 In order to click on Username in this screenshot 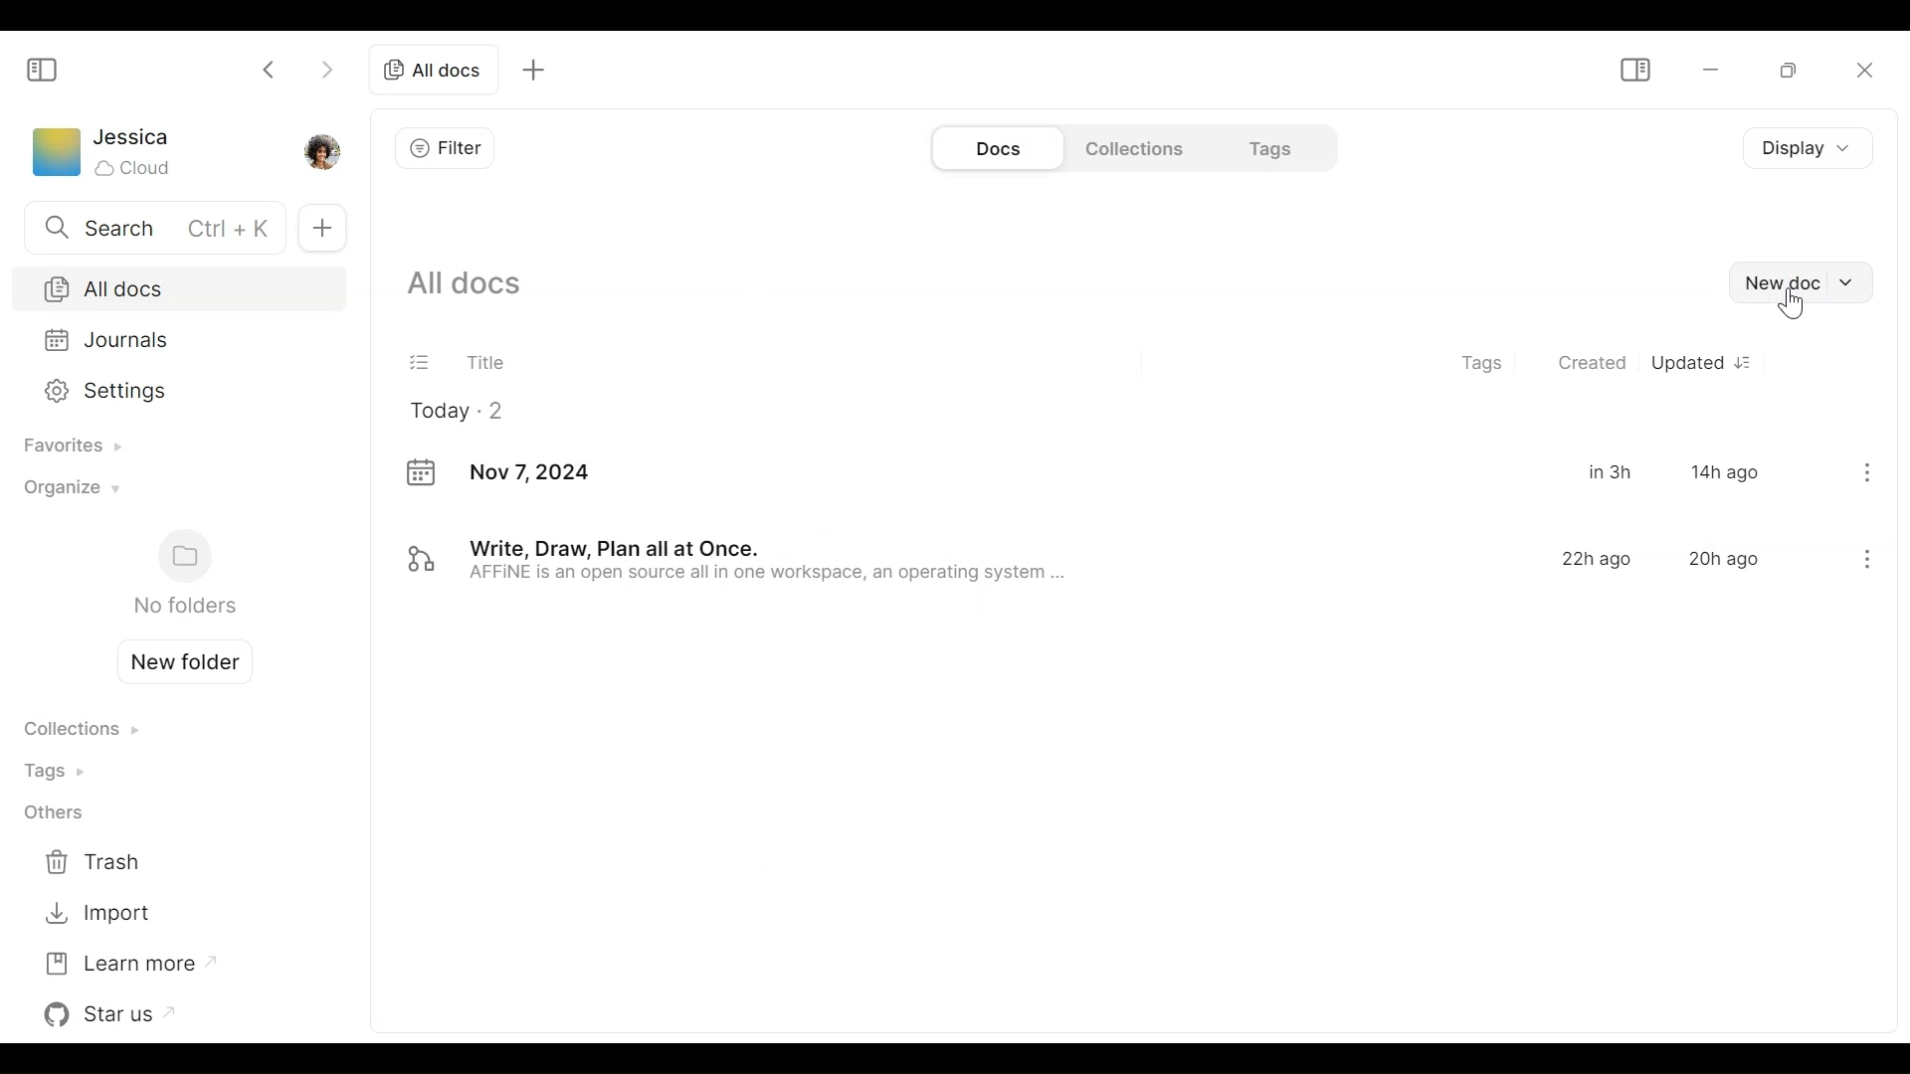, I will do `click(133, 138)`.